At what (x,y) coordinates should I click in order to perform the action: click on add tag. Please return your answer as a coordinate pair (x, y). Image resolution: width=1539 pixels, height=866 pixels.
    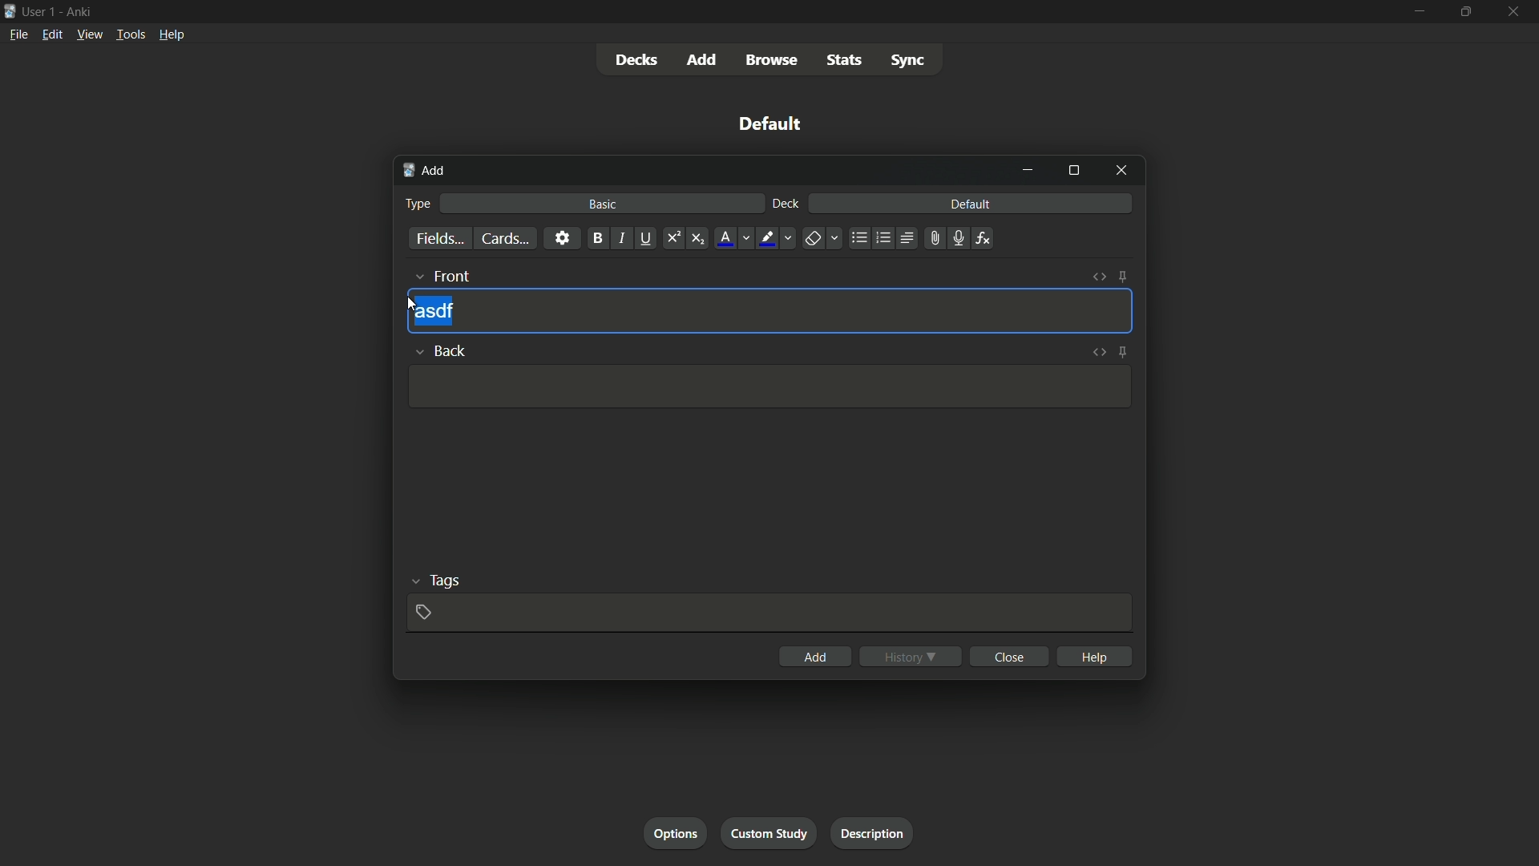
    Looking at the image, I should click on (420, 611).